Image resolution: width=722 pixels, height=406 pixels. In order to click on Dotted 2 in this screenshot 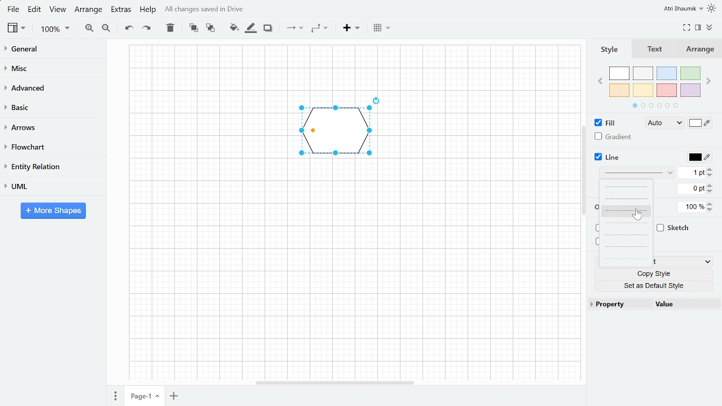, I will do `click(626, 247)`.